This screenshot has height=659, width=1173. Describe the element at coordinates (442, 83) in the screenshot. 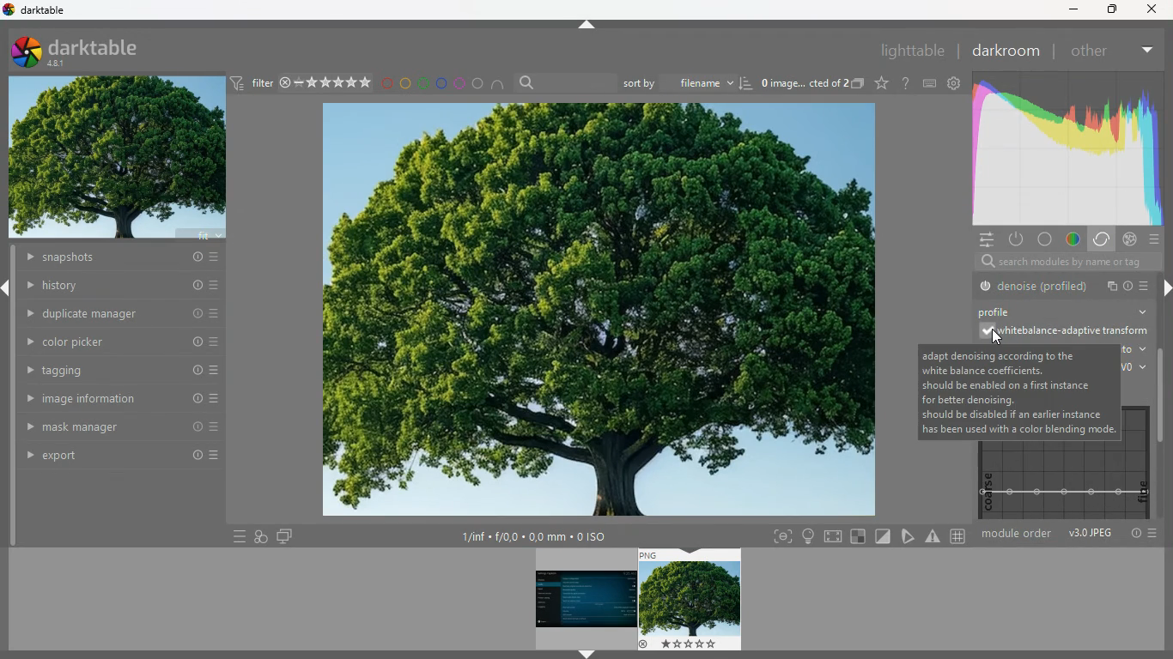

I see `blue` at that location.